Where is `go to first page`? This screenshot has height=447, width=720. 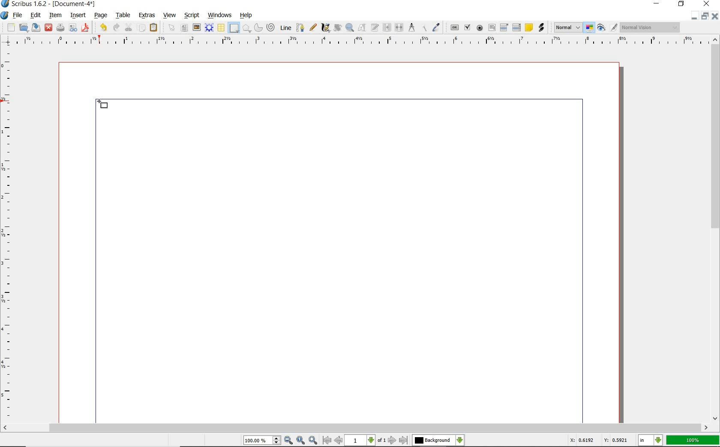
go to first page is located at coordinates (327, 441).